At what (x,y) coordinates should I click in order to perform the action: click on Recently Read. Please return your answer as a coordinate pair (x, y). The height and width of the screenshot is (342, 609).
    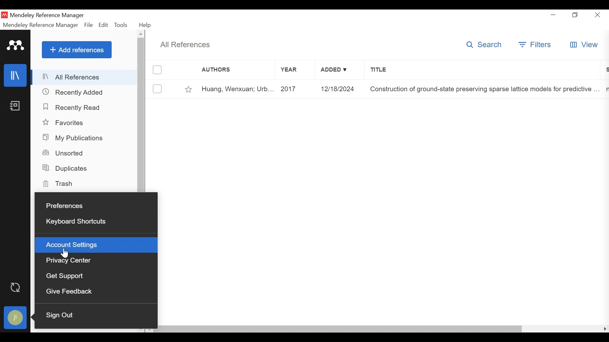
    Looking at the image, I should click on (73, 107).